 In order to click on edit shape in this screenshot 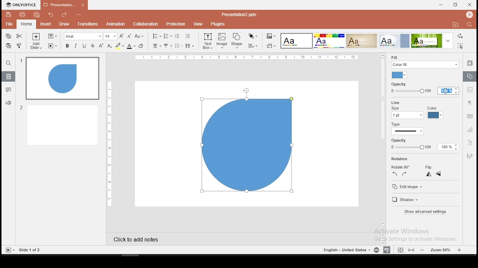, I will do `click(408, 187)`.